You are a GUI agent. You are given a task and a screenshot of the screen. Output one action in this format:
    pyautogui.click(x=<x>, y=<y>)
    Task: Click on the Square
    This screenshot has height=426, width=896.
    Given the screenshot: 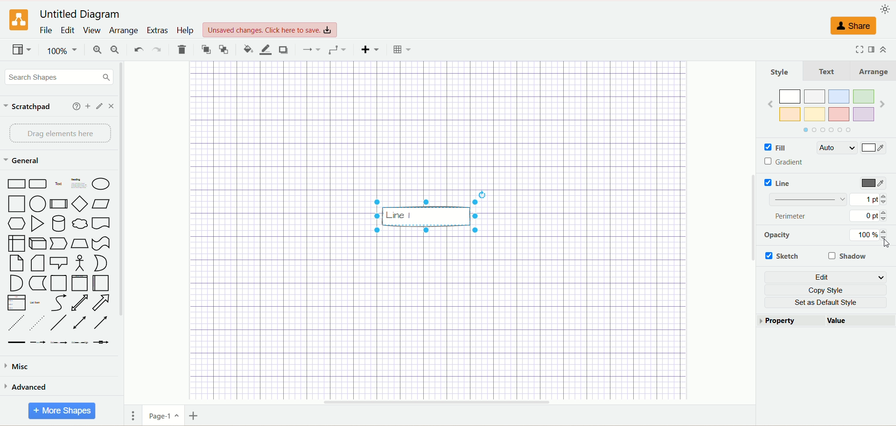 What is the action you would take?
    pyautogui.click(x=15, y=205)
    